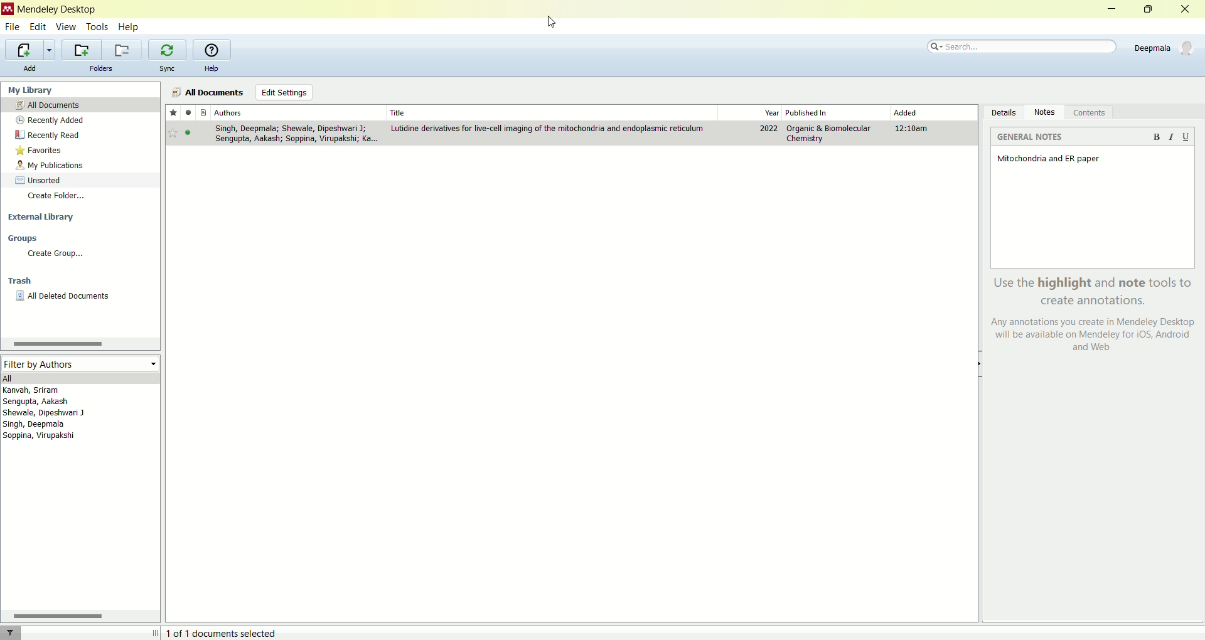  Describe the element at coordinates (914, 129) in the screenshot. I see `12:10am` at that location.